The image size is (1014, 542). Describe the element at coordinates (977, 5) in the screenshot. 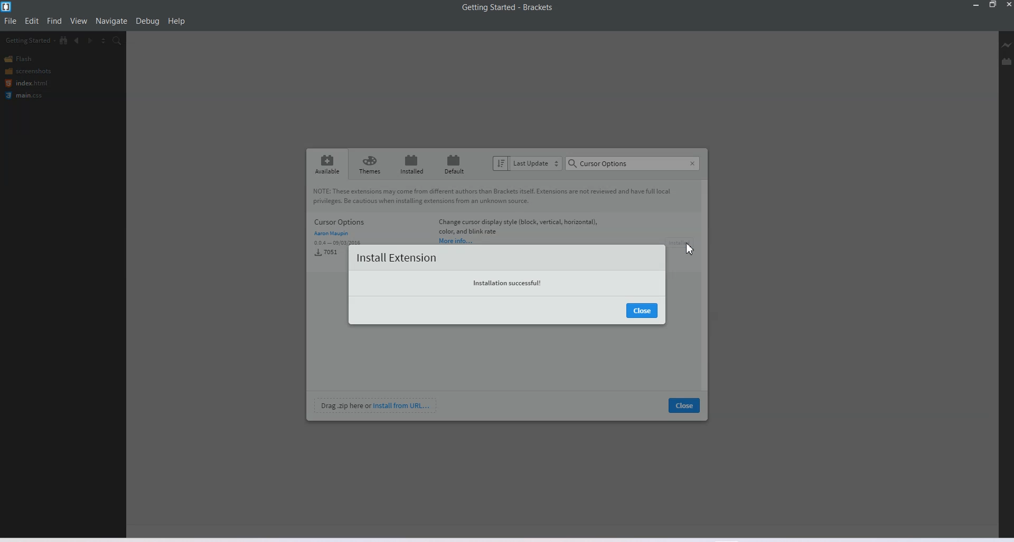

I see `Minimize` at that location.